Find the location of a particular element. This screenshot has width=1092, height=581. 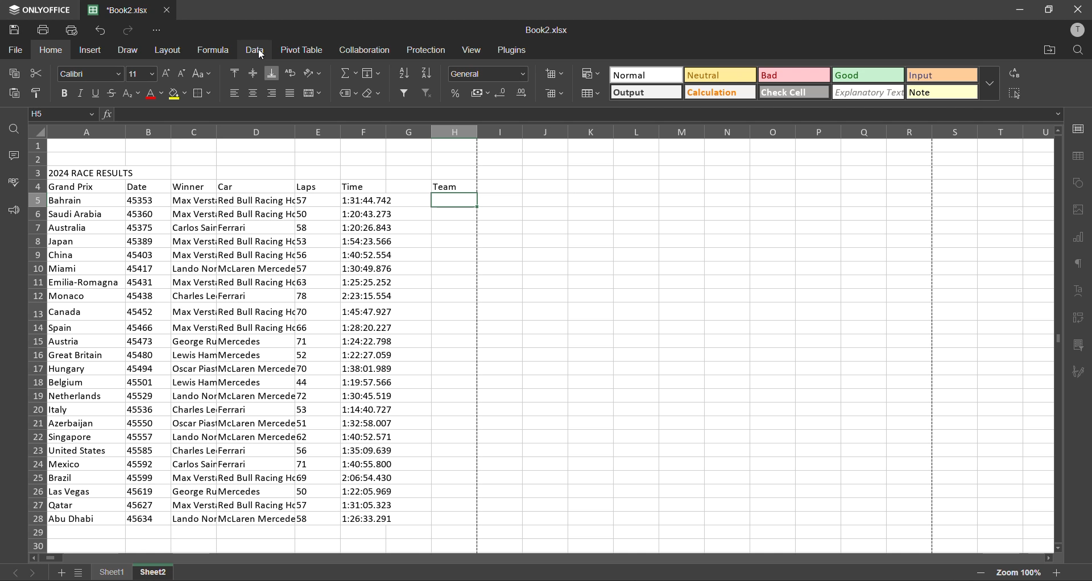

charts is located at coordinates (1078, 239).